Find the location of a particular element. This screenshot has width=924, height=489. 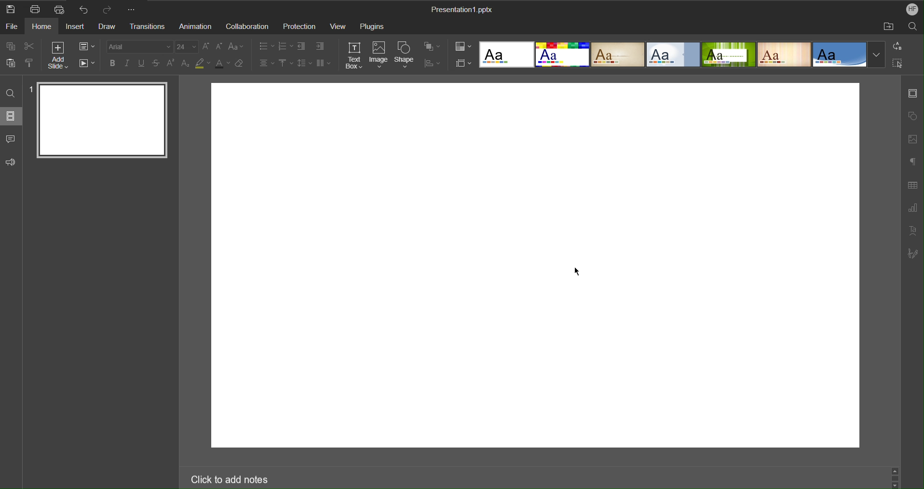

Protection is located at coordinates (300, 25).